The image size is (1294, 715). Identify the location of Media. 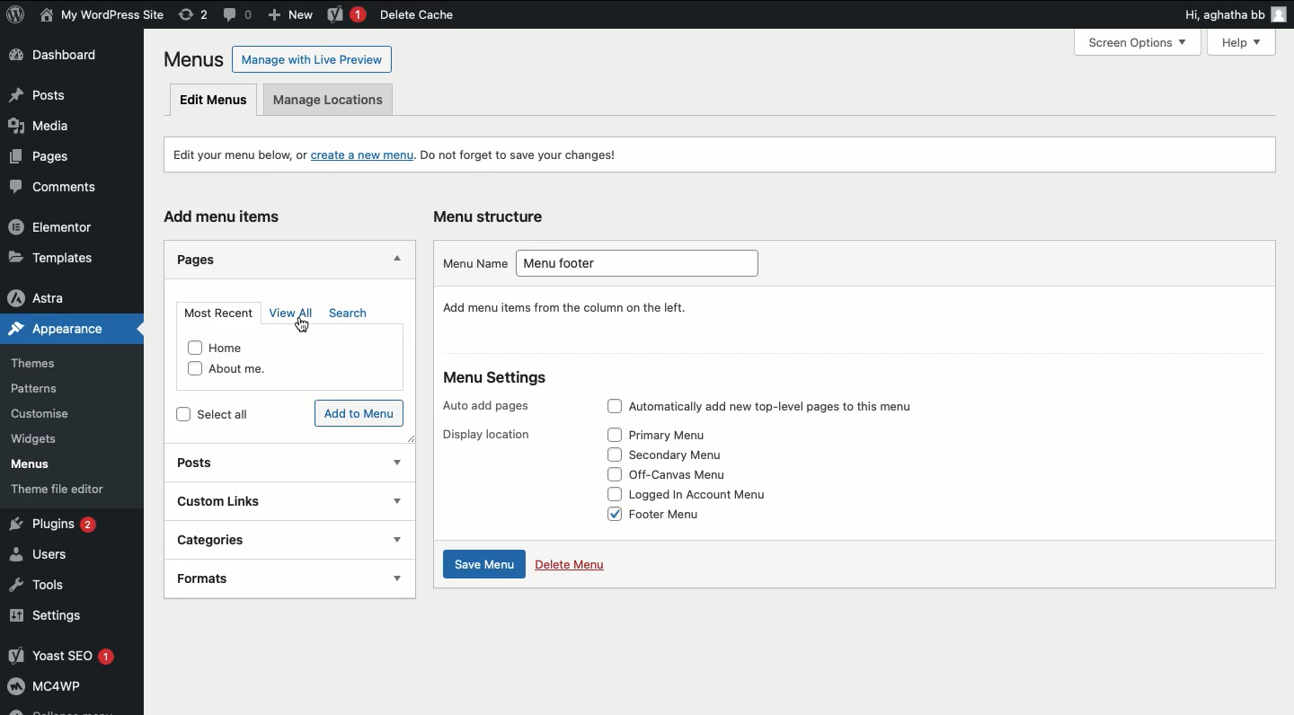
(49, 130).